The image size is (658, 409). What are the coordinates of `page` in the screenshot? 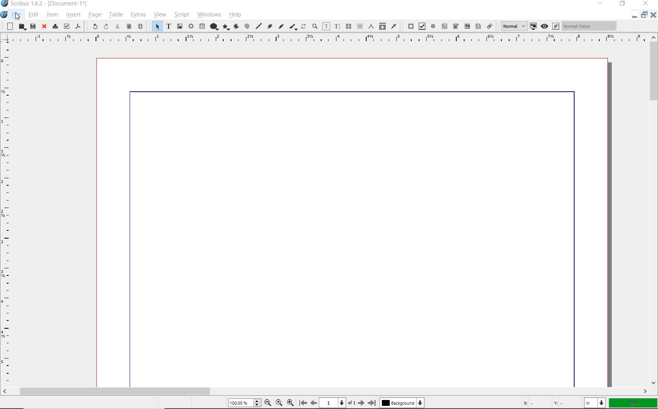 It's located at (94, 15).